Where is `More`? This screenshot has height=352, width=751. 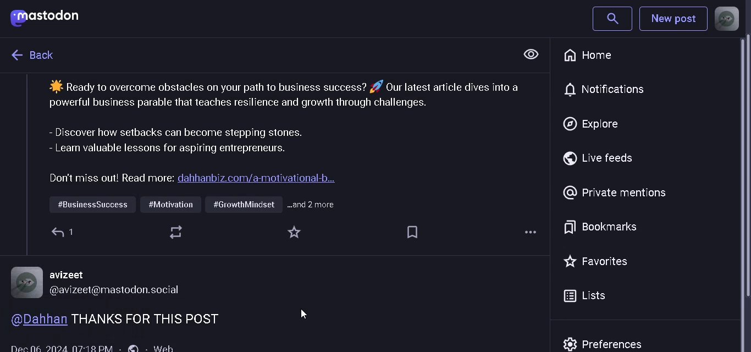
More is located at coordinates (530, 229).